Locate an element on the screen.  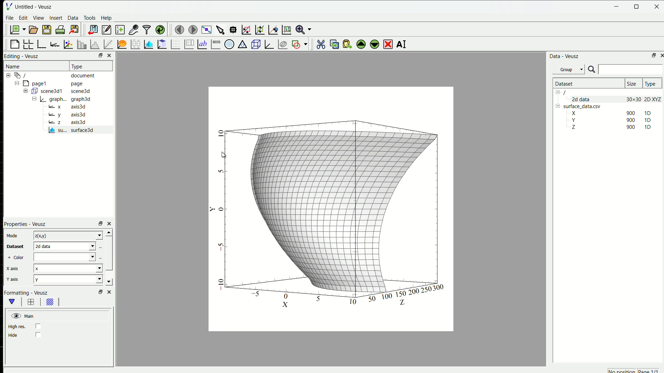
cut the selected widget is located at coordinates (321, 44).